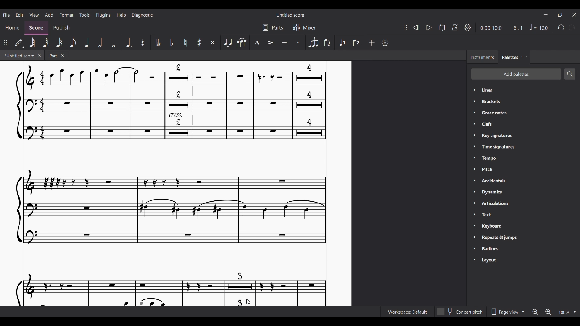 This screenshot has width=580, height=326. Describe the element at coordinates (32, 43) in the screenshot. I see `64th note` at that location.